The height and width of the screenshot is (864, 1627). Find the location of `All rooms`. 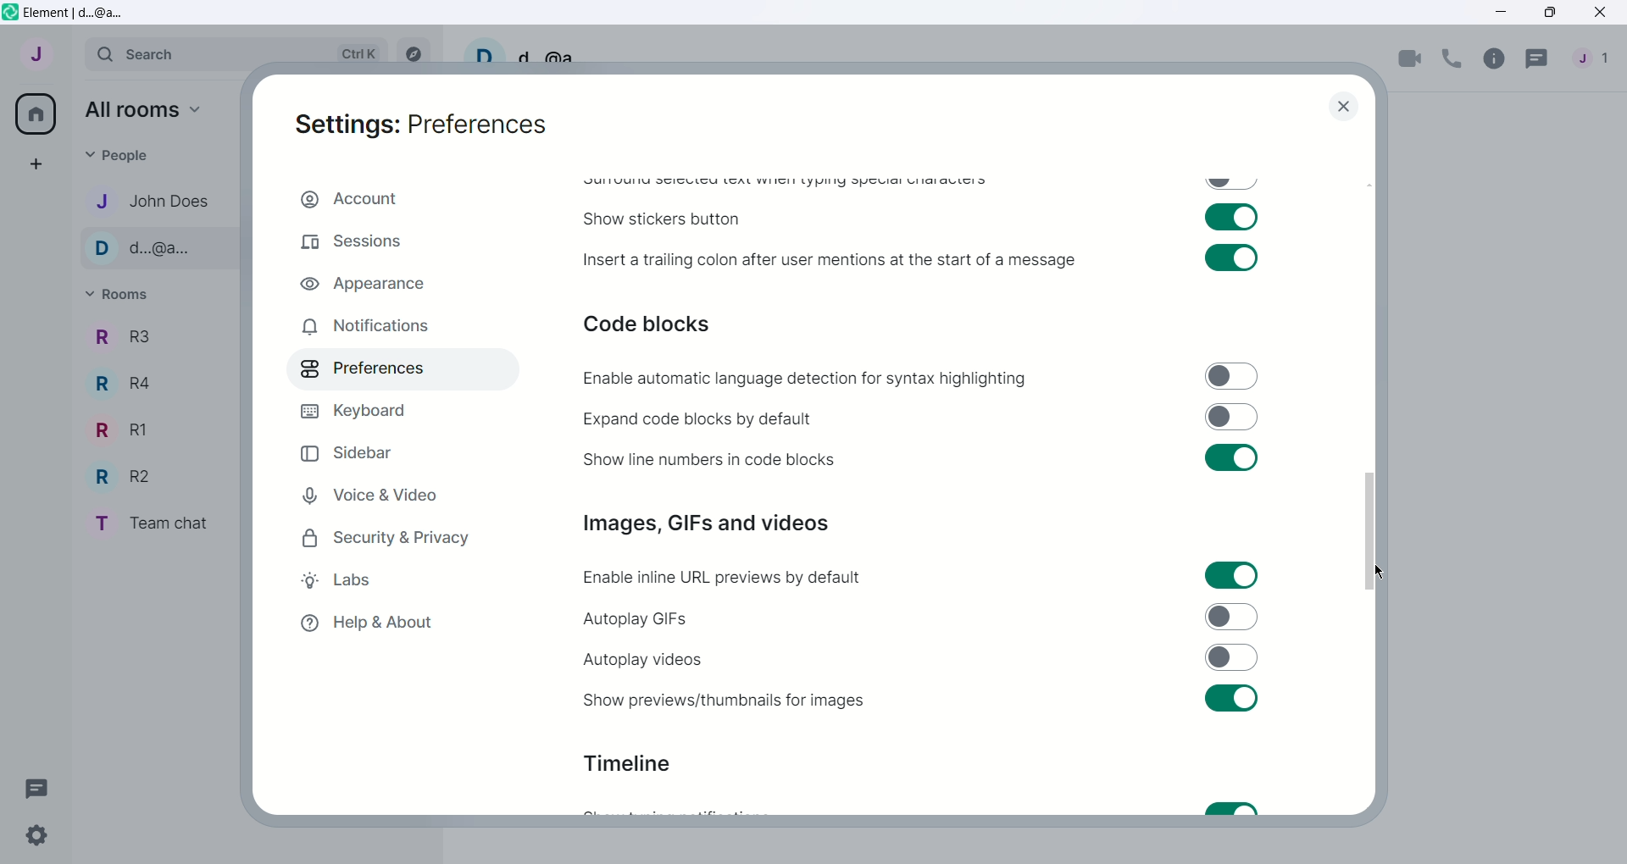

All rooms is located at coordinates (146, 110).